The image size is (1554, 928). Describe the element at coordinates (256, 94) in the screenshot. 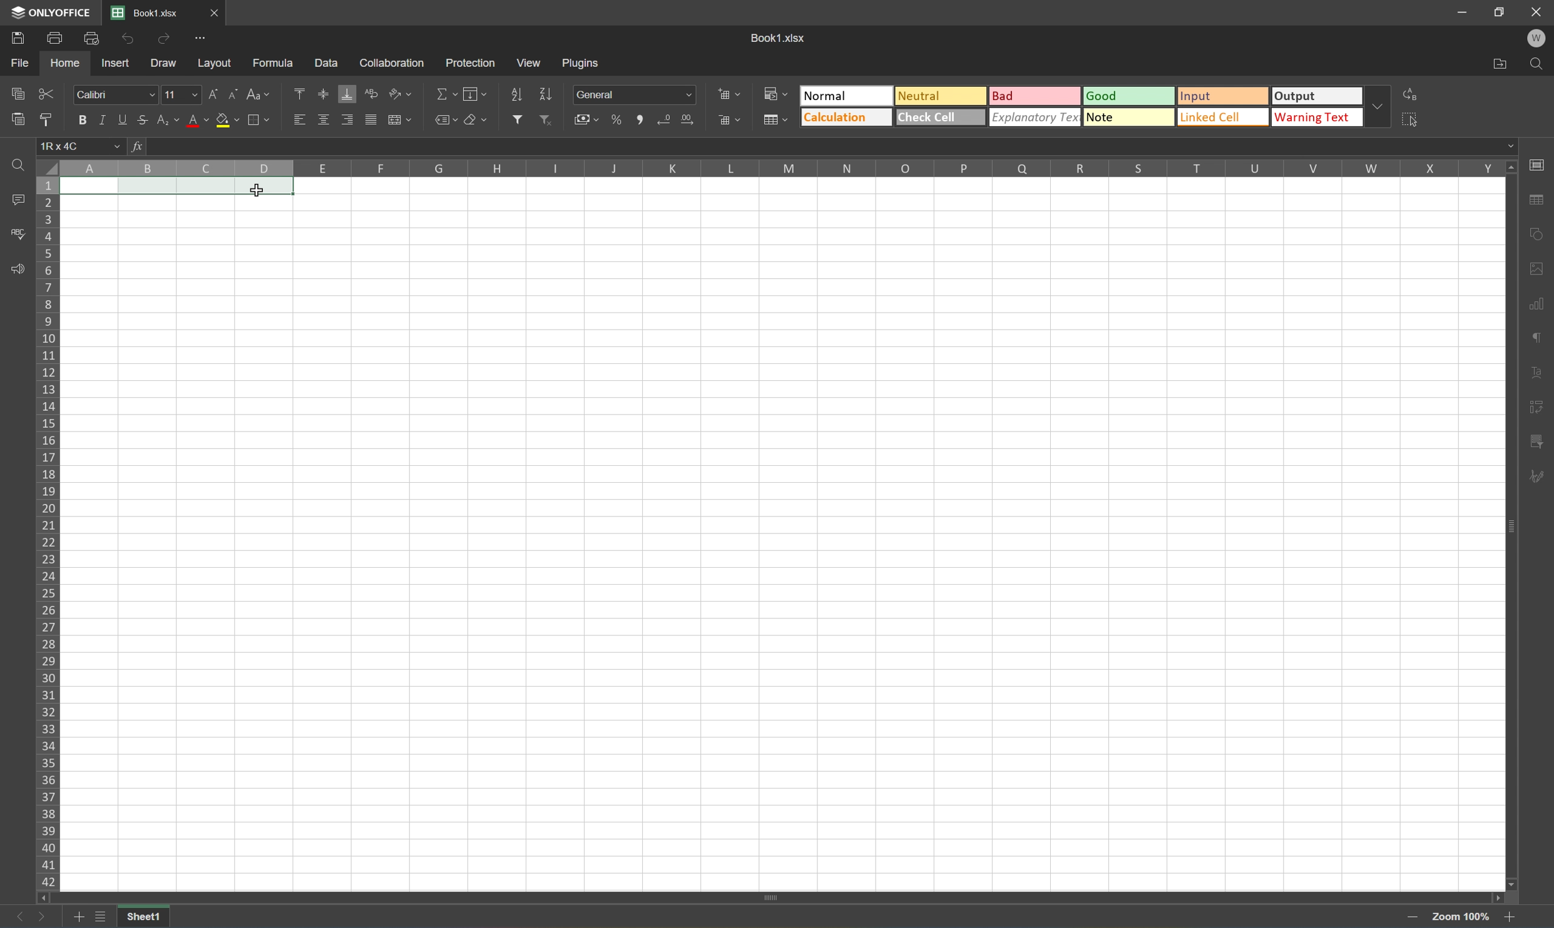

I see `Change case` at that location.